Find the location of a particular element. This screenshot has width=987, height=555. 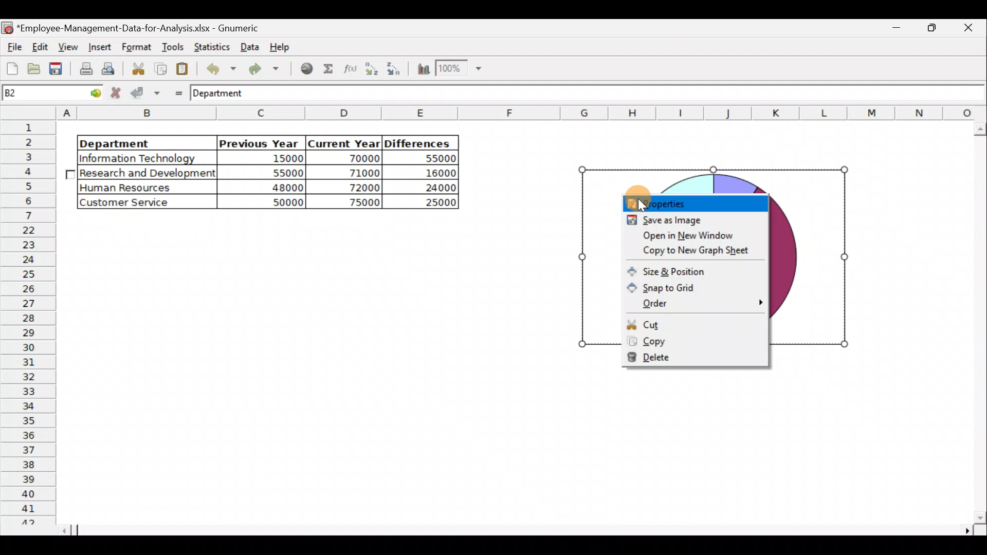

Cut the selection is located at coordinates (138, 67).